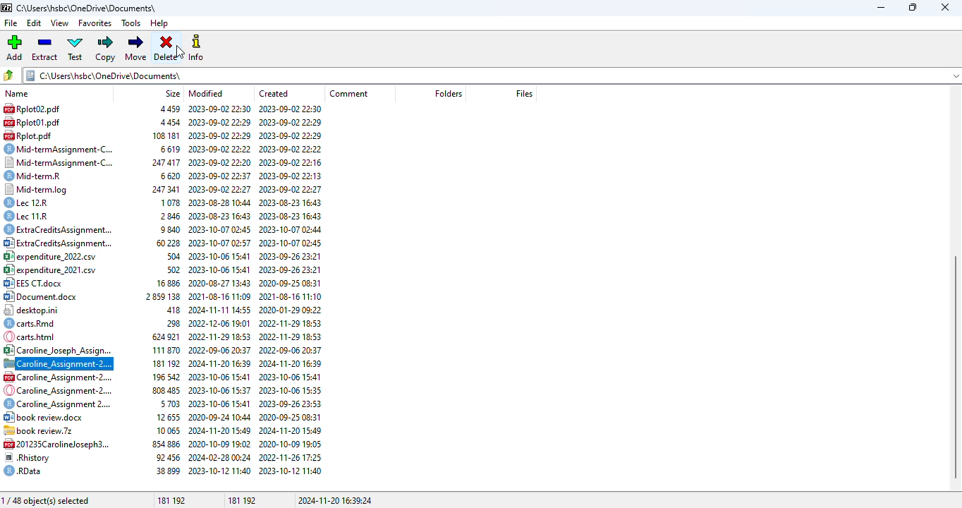  I want to click on  Mid-term.R, so click(42, 174).